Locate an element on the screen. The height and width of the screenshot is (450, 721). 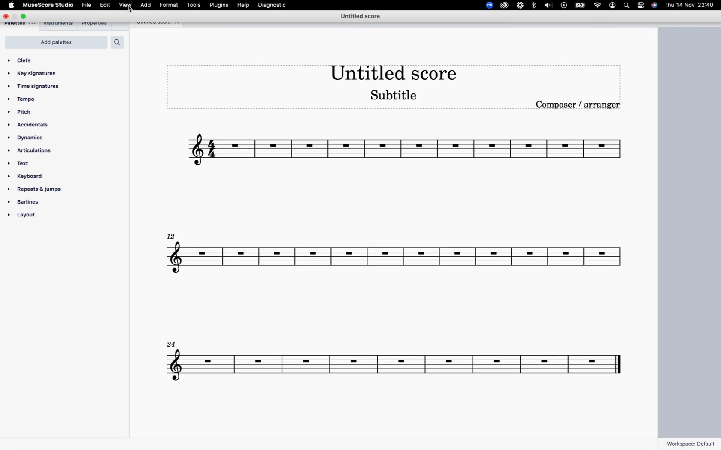
properties is located at coordinates (96, 24).